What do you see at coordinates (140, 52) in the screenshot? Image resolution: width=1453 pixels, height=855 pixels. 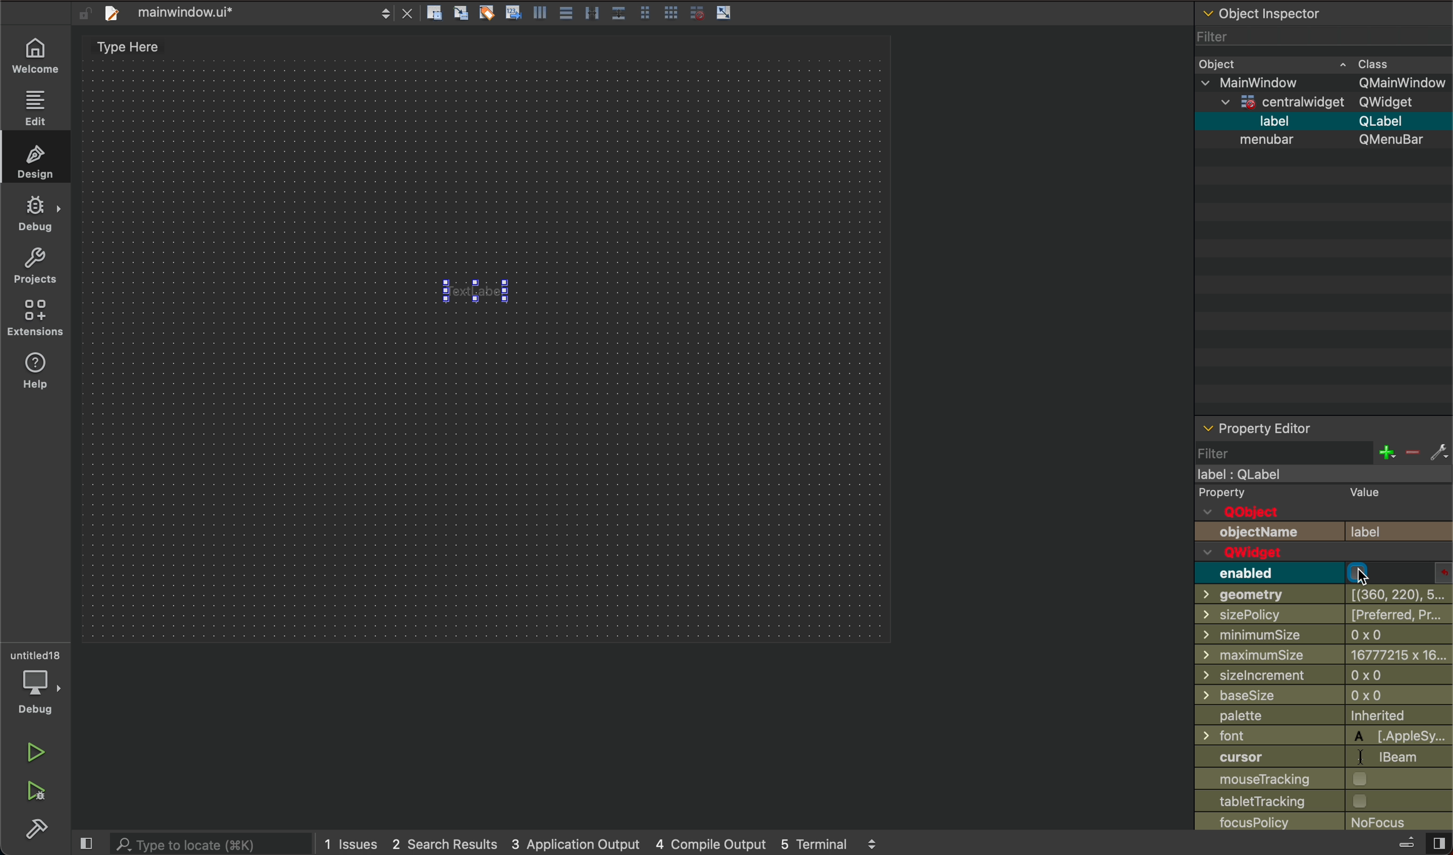 I see `type here` at bounding box center [140, 52].